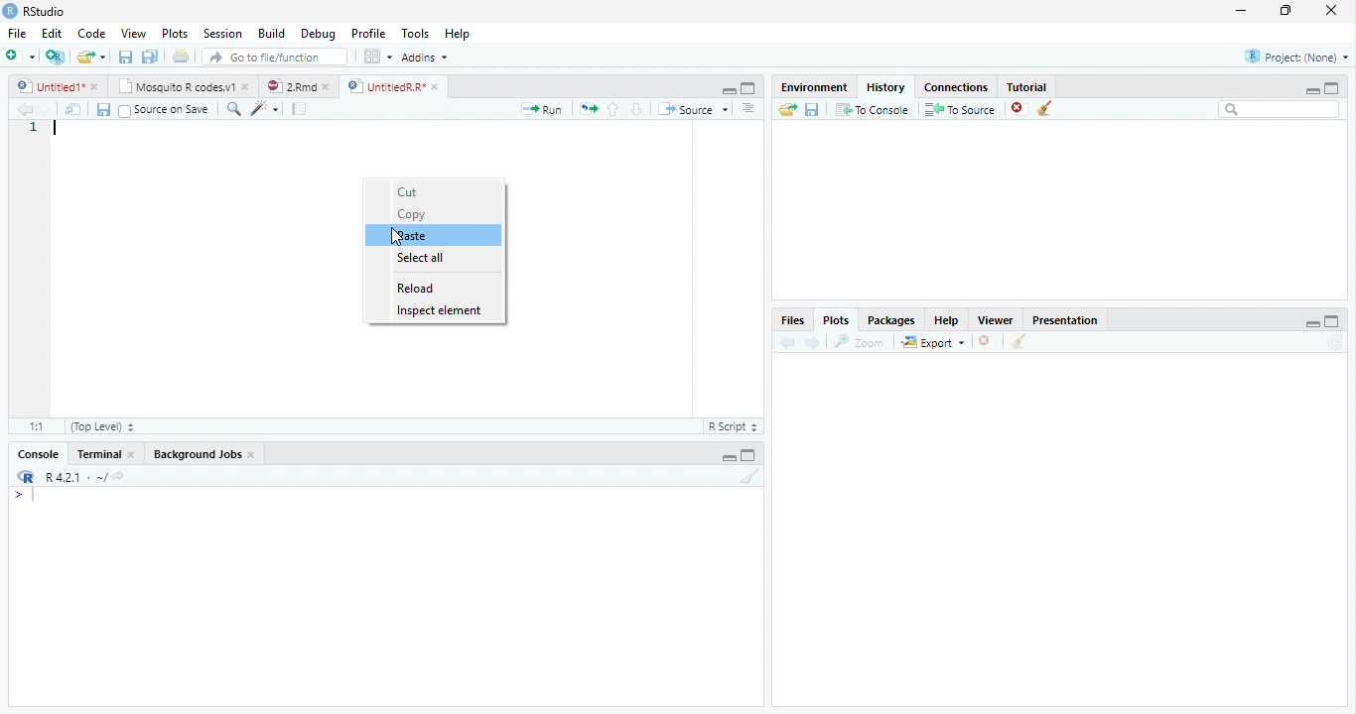 The image size is (1356, 714). Describe the element at coordinates (932, 343) in the screenshot. I see `export` at that location.